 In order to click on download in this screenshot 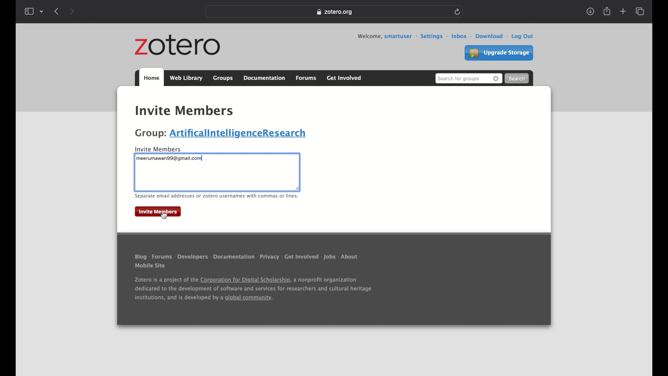, I will do `click(492, 37)`.